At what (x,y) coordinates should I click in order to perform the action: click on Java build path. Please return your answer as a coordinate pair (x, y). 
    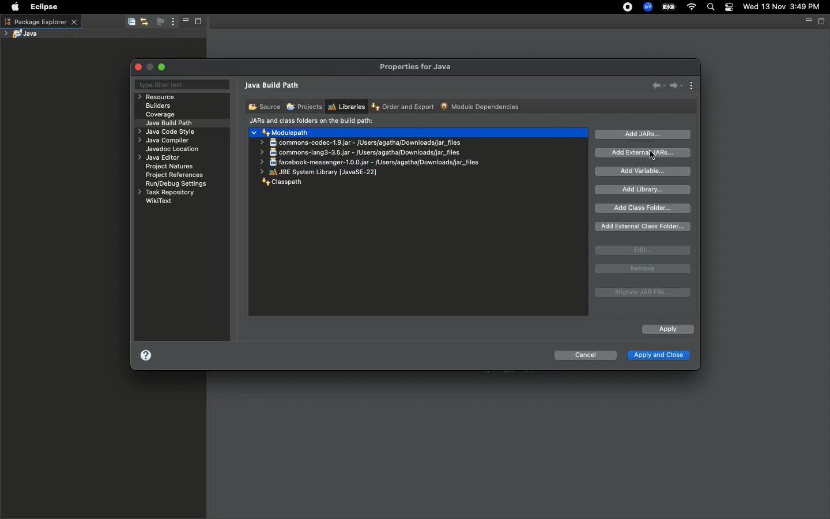
    Looking at the image, I should click on (172, 122).